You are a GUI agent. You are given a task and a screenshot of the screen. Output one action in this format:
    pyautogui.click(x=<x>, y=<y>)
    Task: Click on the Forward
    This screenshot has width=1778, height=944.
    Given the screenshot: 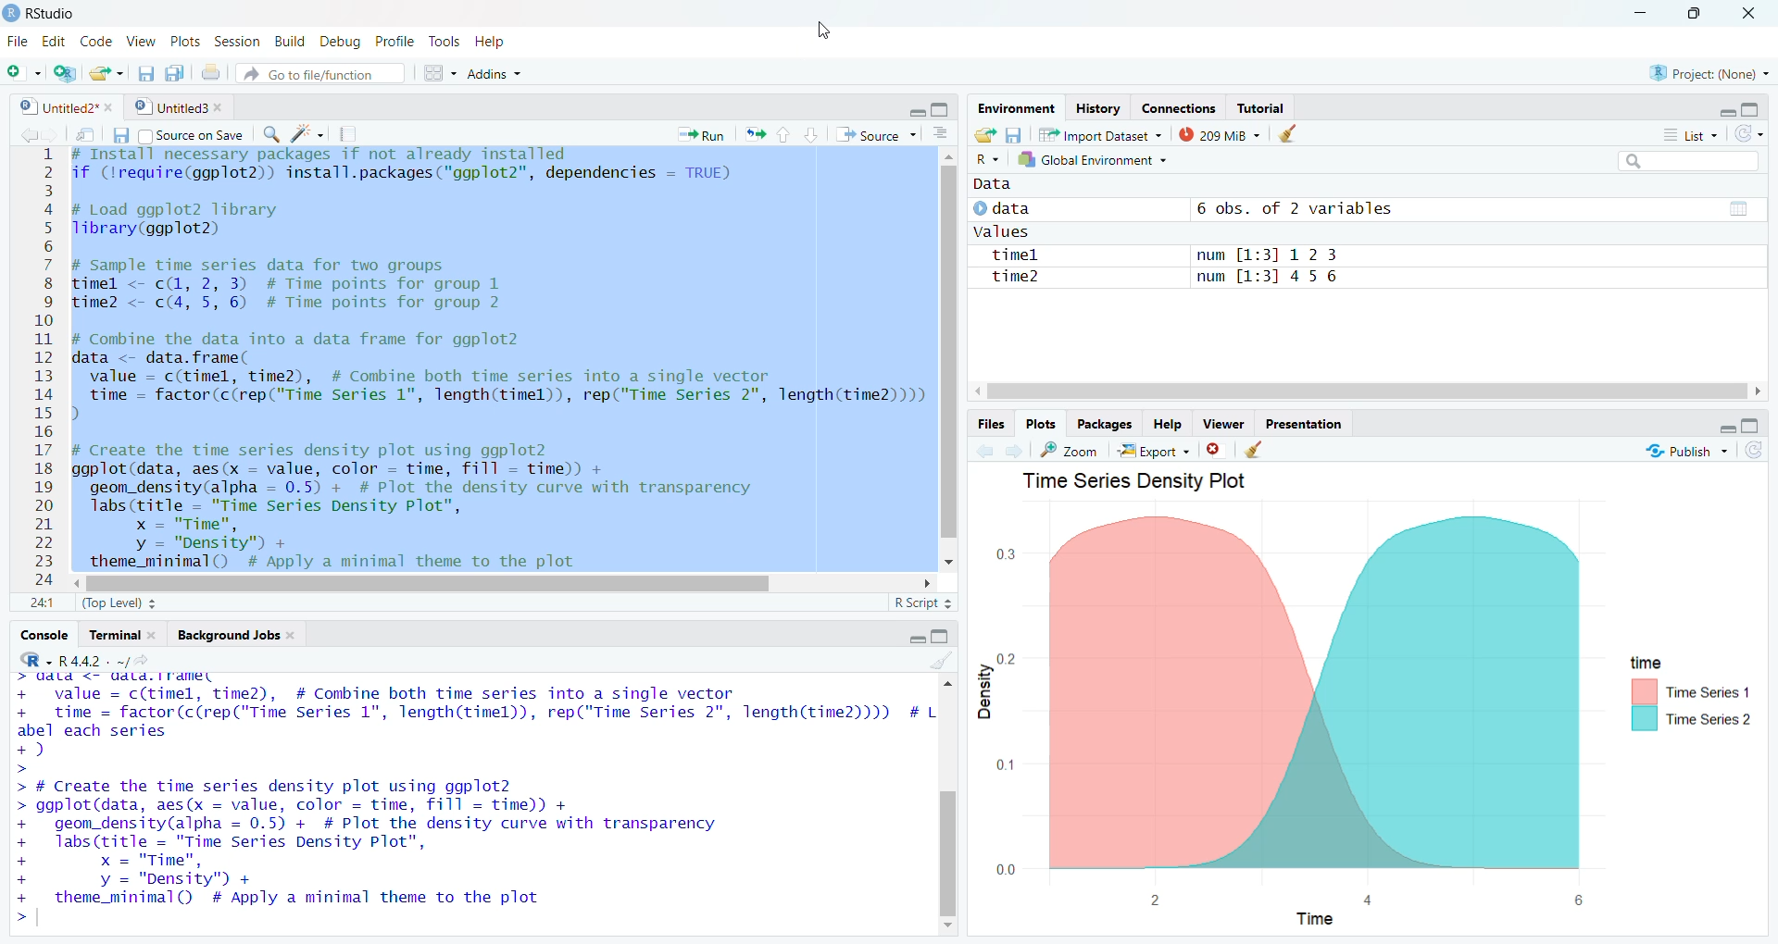 What is the action you would take?
    pyautogui.click(x=49, y=135)
    